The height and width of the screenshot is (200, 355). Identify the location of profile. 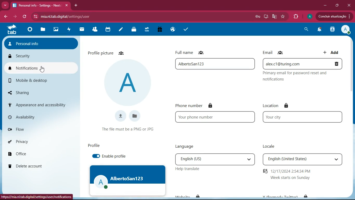
(127, 180).